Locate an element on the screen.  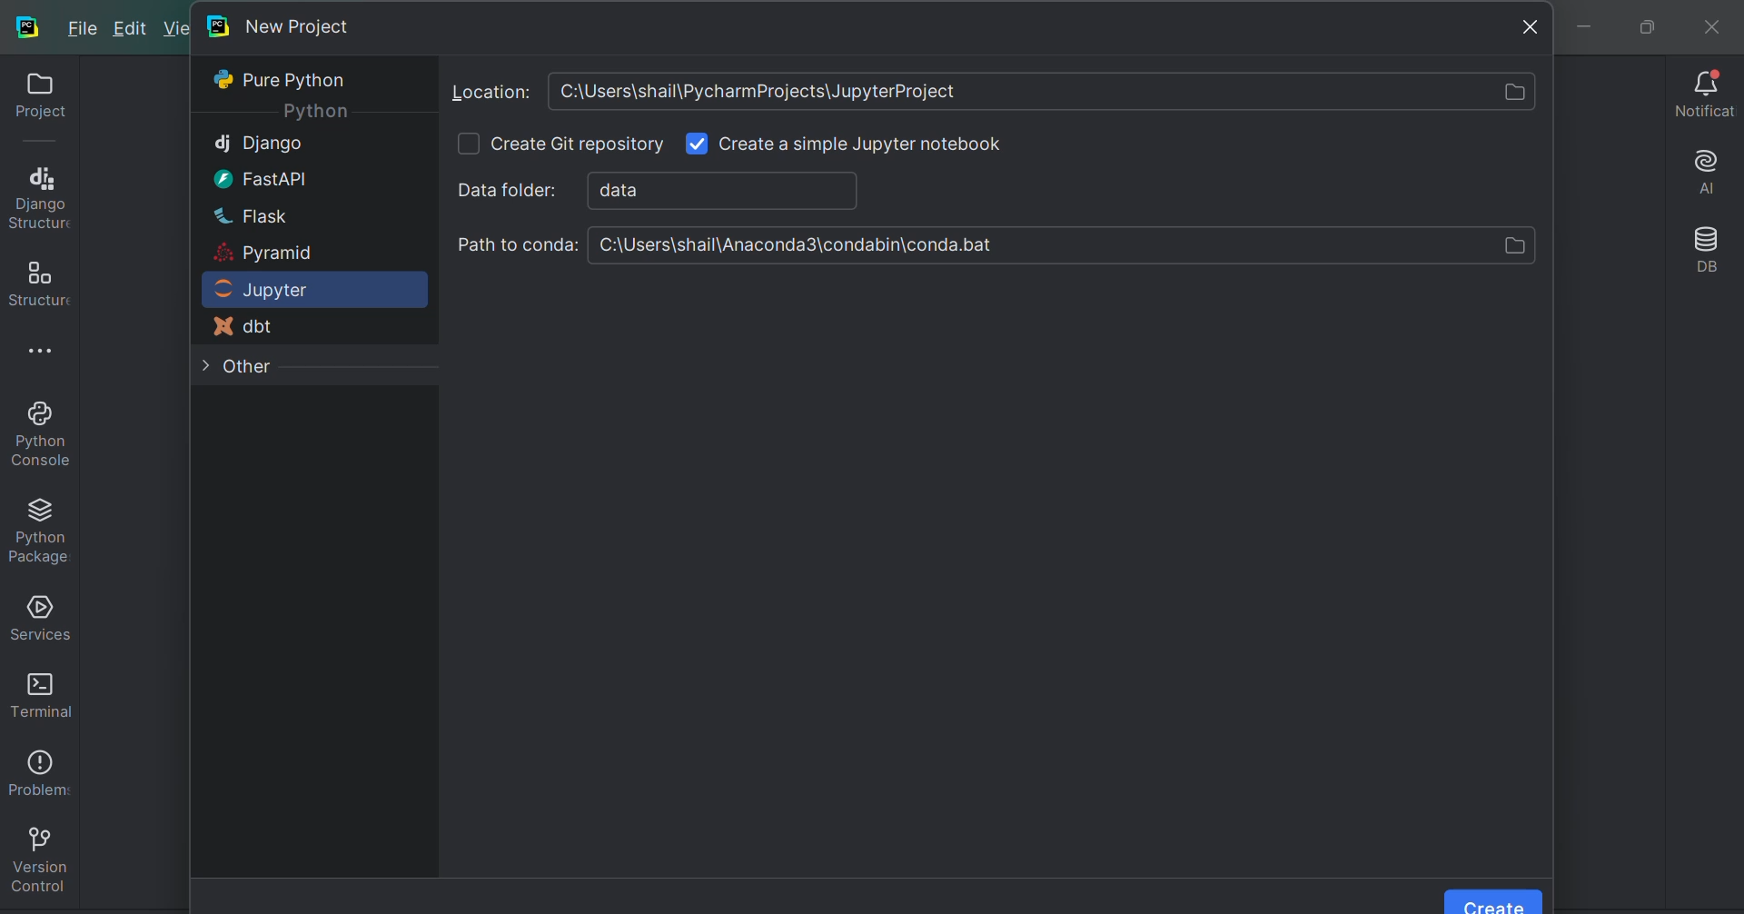
Edit is located at coordinates (131, 29).